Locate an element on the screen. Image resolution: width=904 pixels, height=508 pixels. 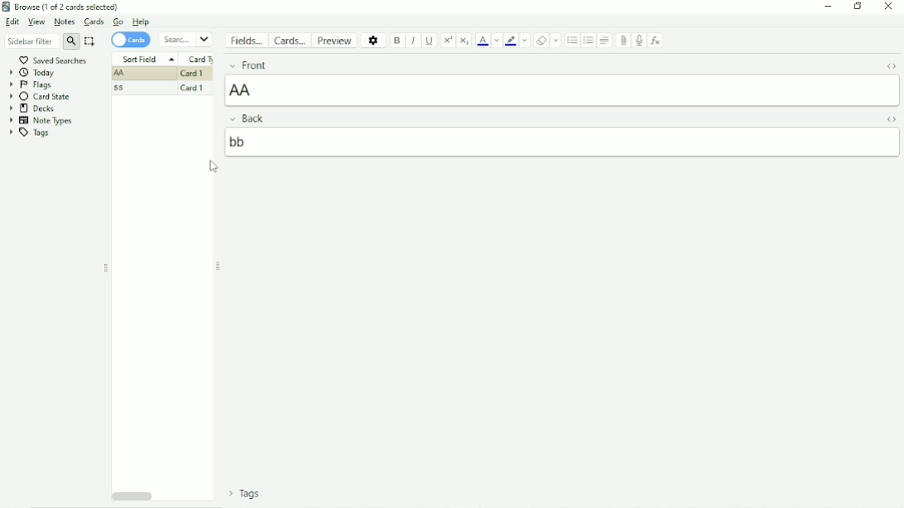
Saved searches is located at coordinates (50, 59).